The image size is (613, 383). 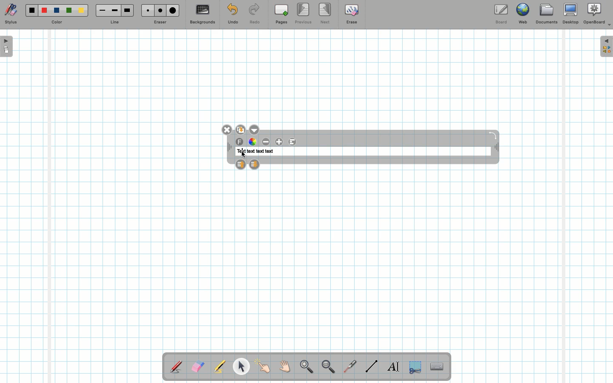 What do you see at coordinates (45, 11) in the screenshot?
I see `Red` at bounding box center [45, 11].